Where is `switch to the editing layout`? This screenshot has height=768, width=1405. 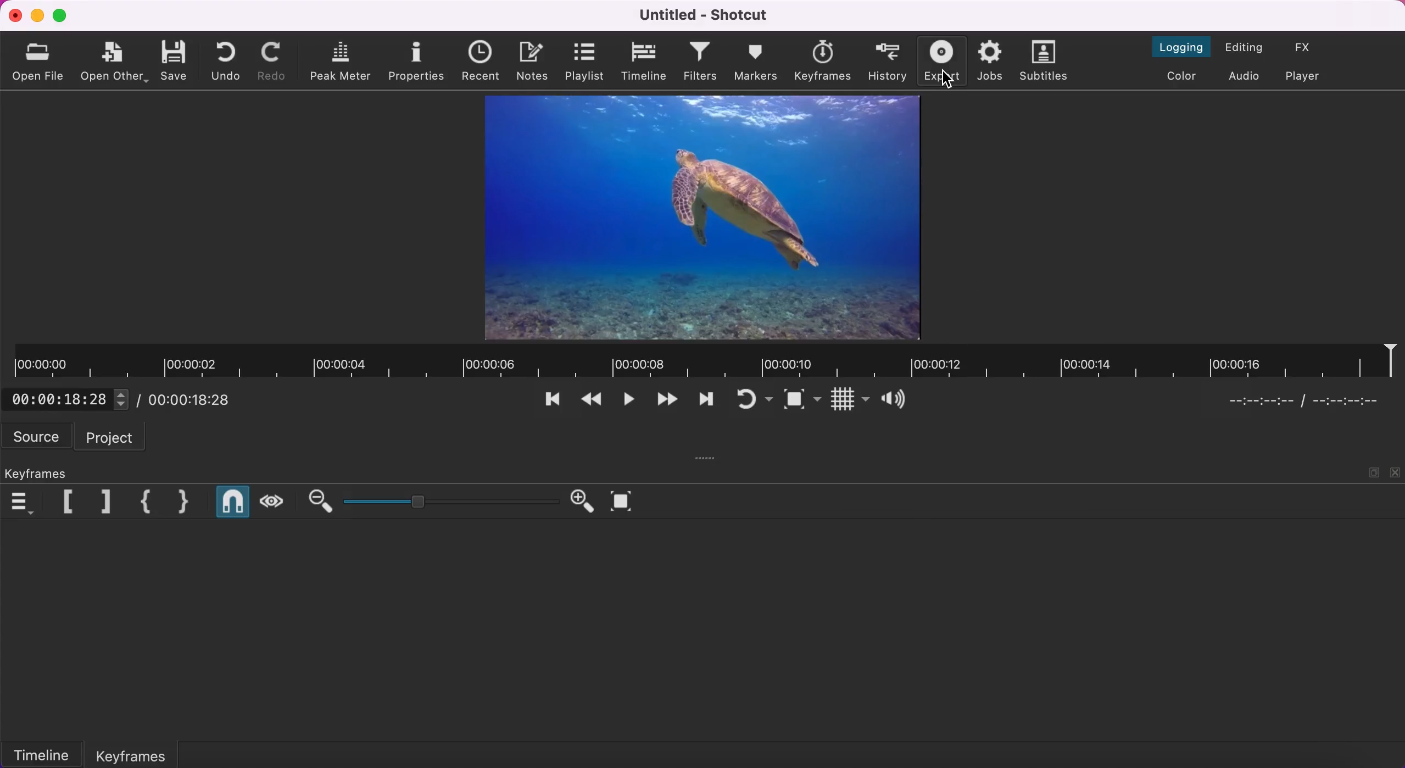
switch to the editing layout is located at coordinates (1245, 48).